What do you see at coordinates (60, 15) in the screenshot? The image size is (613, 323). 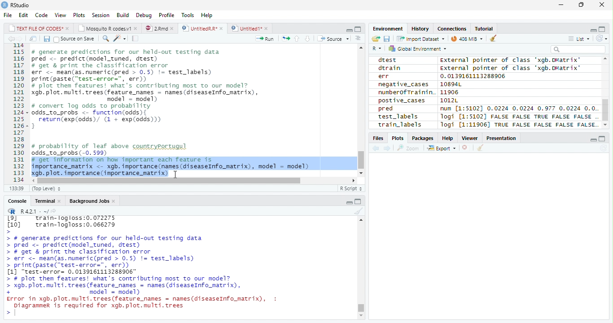 I see `View` at bounding box center [60, 15].